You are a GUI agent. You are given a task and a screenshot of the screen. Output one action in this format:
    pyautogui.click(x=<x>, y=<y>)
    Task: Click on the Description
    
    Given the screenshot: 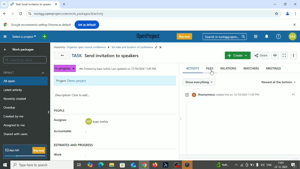 What is the action you would take?
    pyautogui.click(x=73, y=96)
    